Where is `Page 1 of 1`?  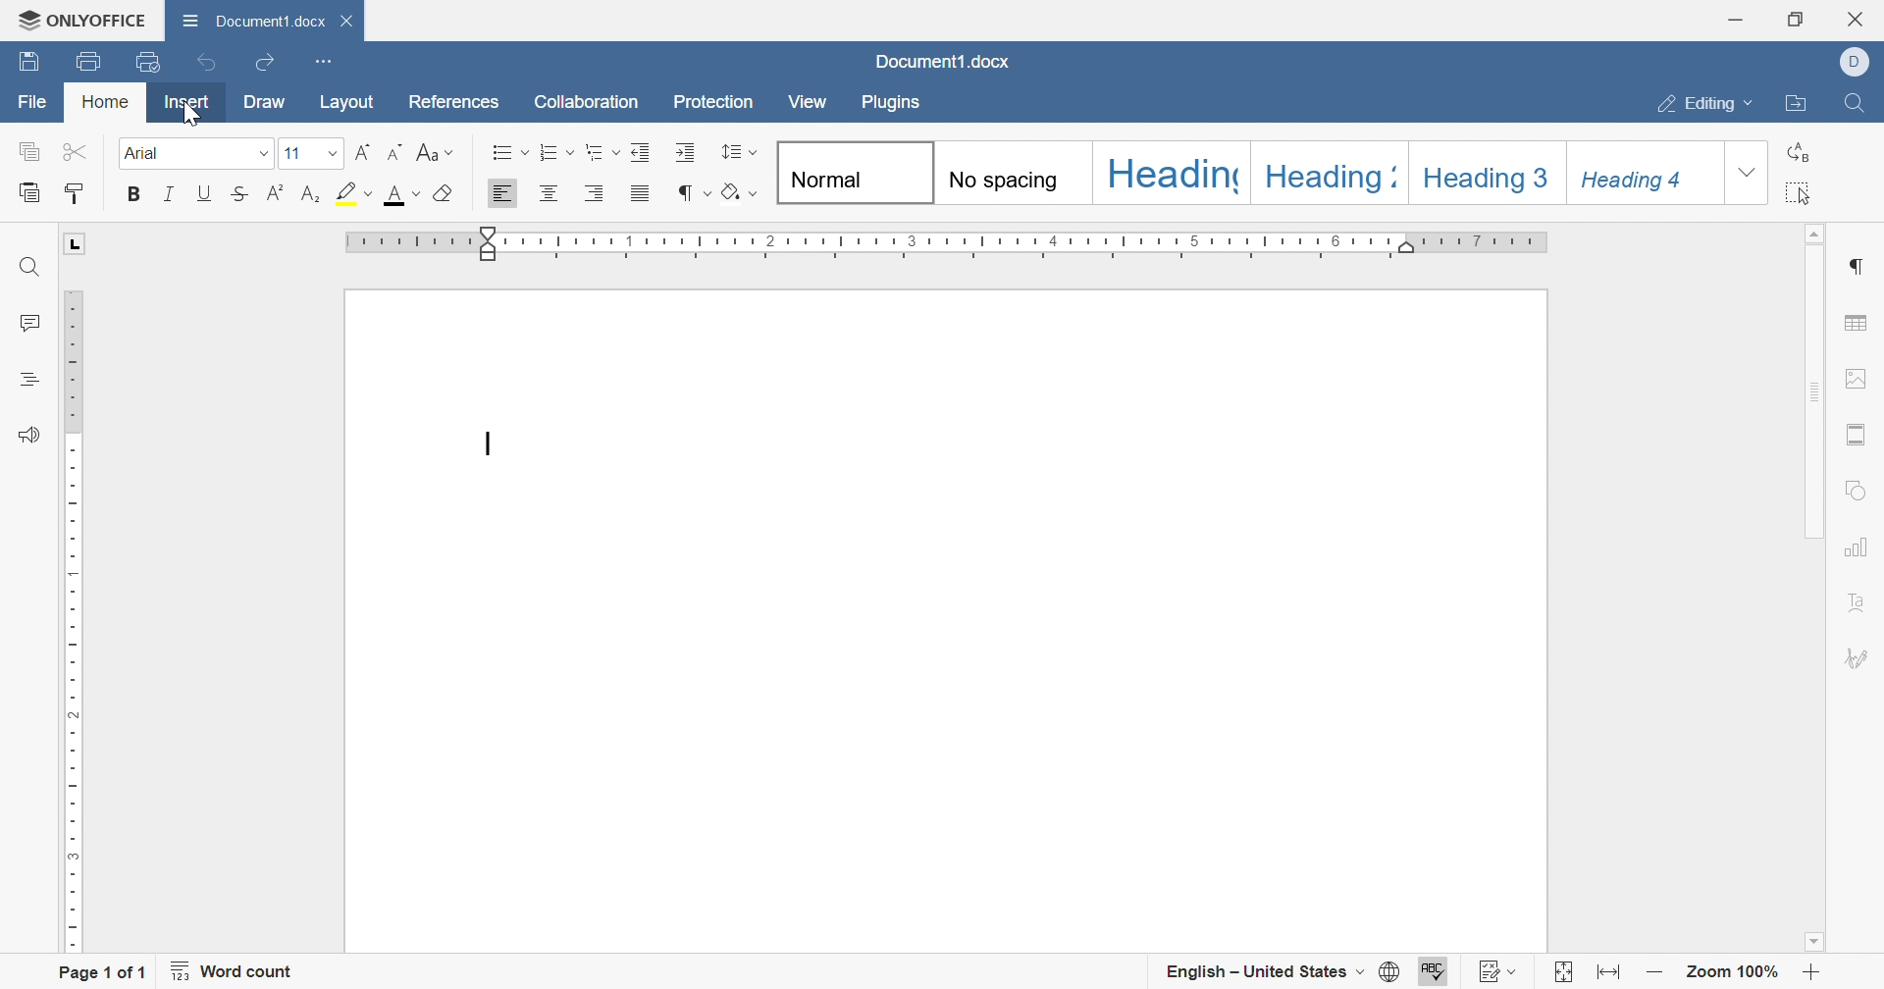
Page 1 of 1 is located at coordinates (99, 970).